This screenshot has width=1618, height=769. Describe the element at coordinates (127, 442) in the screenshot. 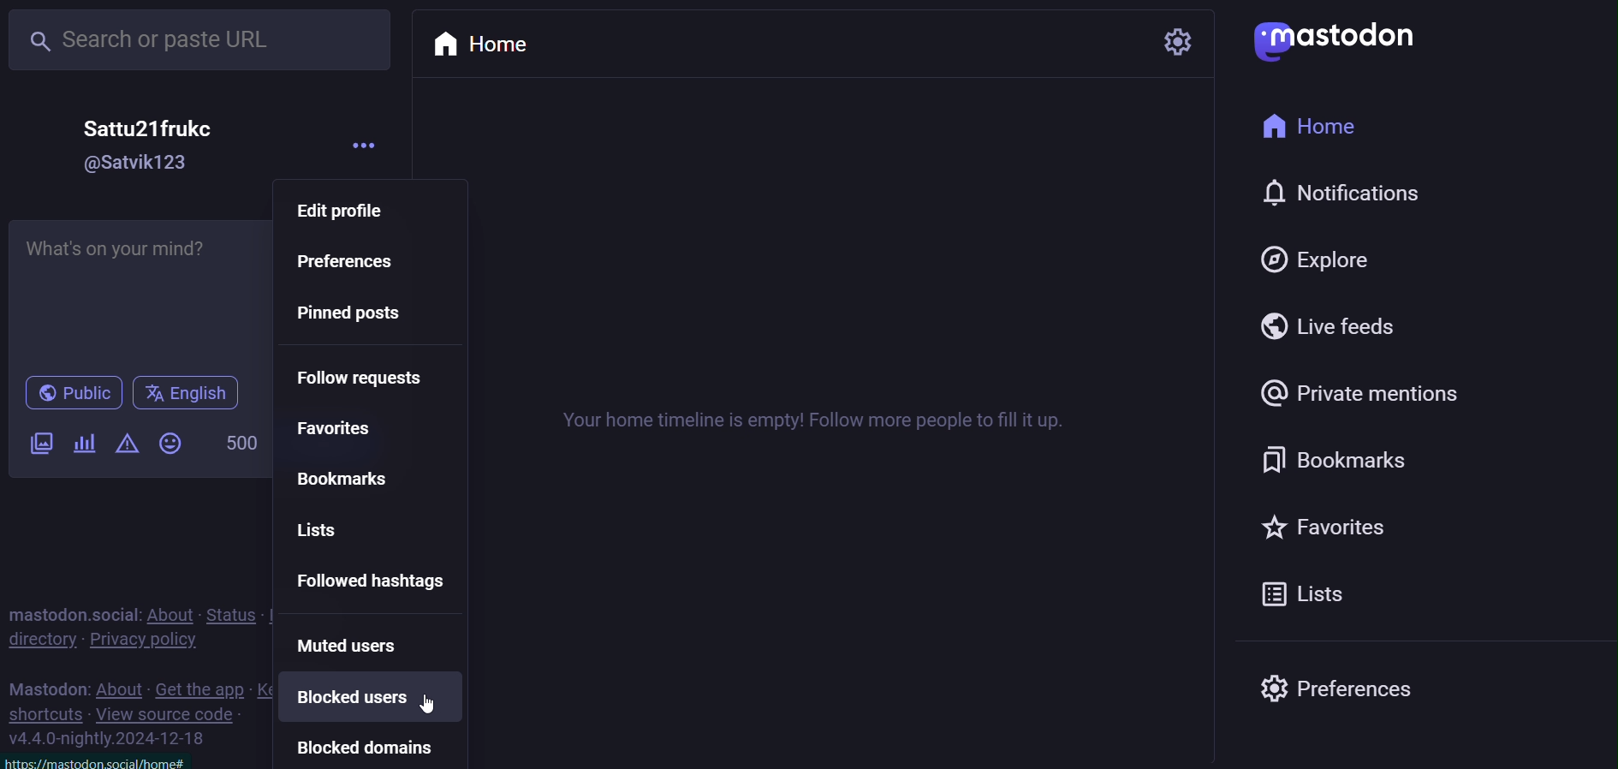

I see `content warning` at that location.